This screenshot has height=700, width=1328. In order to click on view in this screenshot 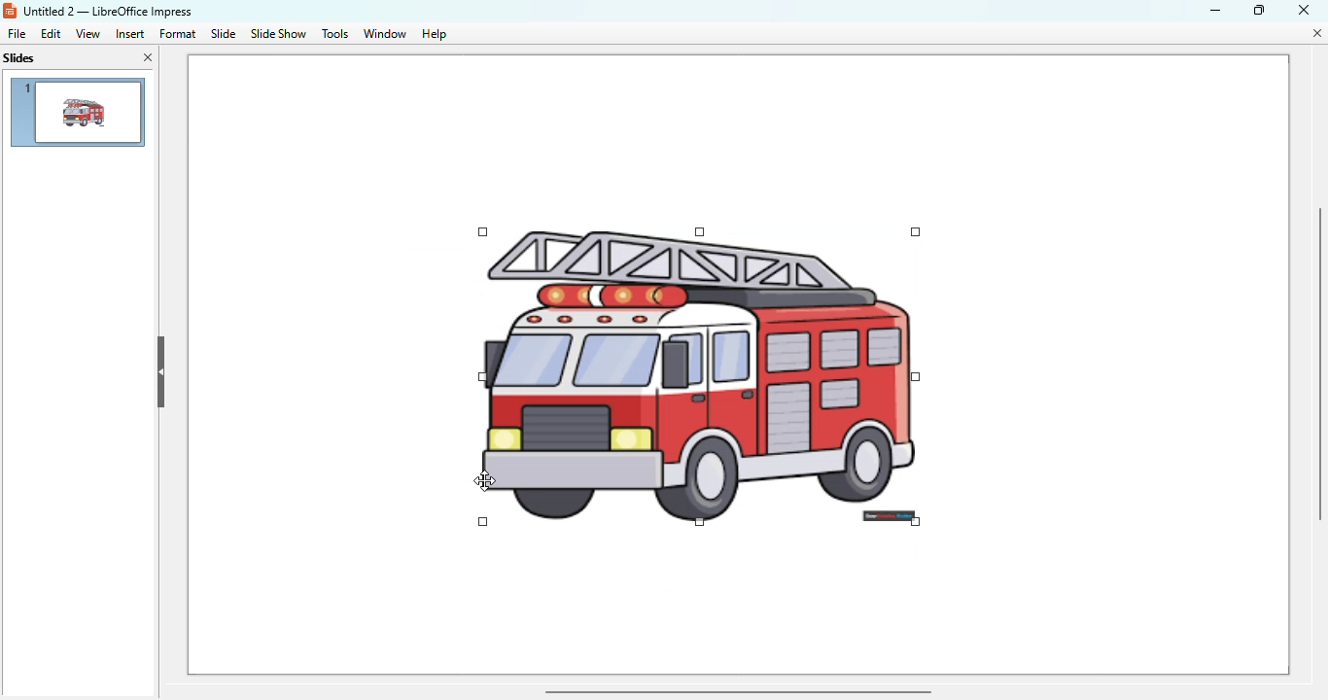, I will do `click(87, 33)`.